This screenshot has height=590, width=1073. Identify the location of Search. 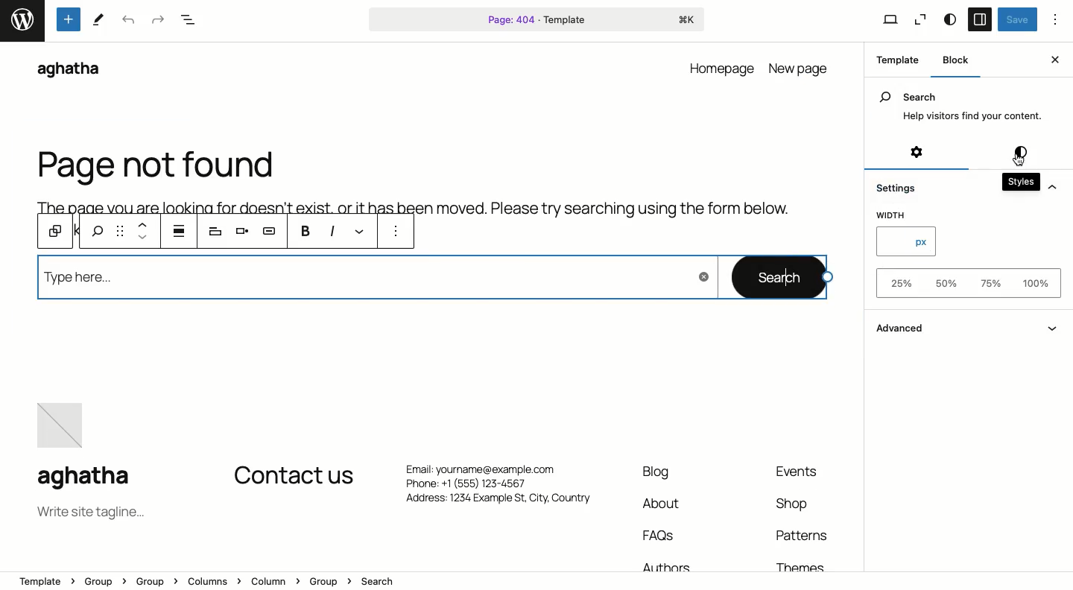
(770, 276).